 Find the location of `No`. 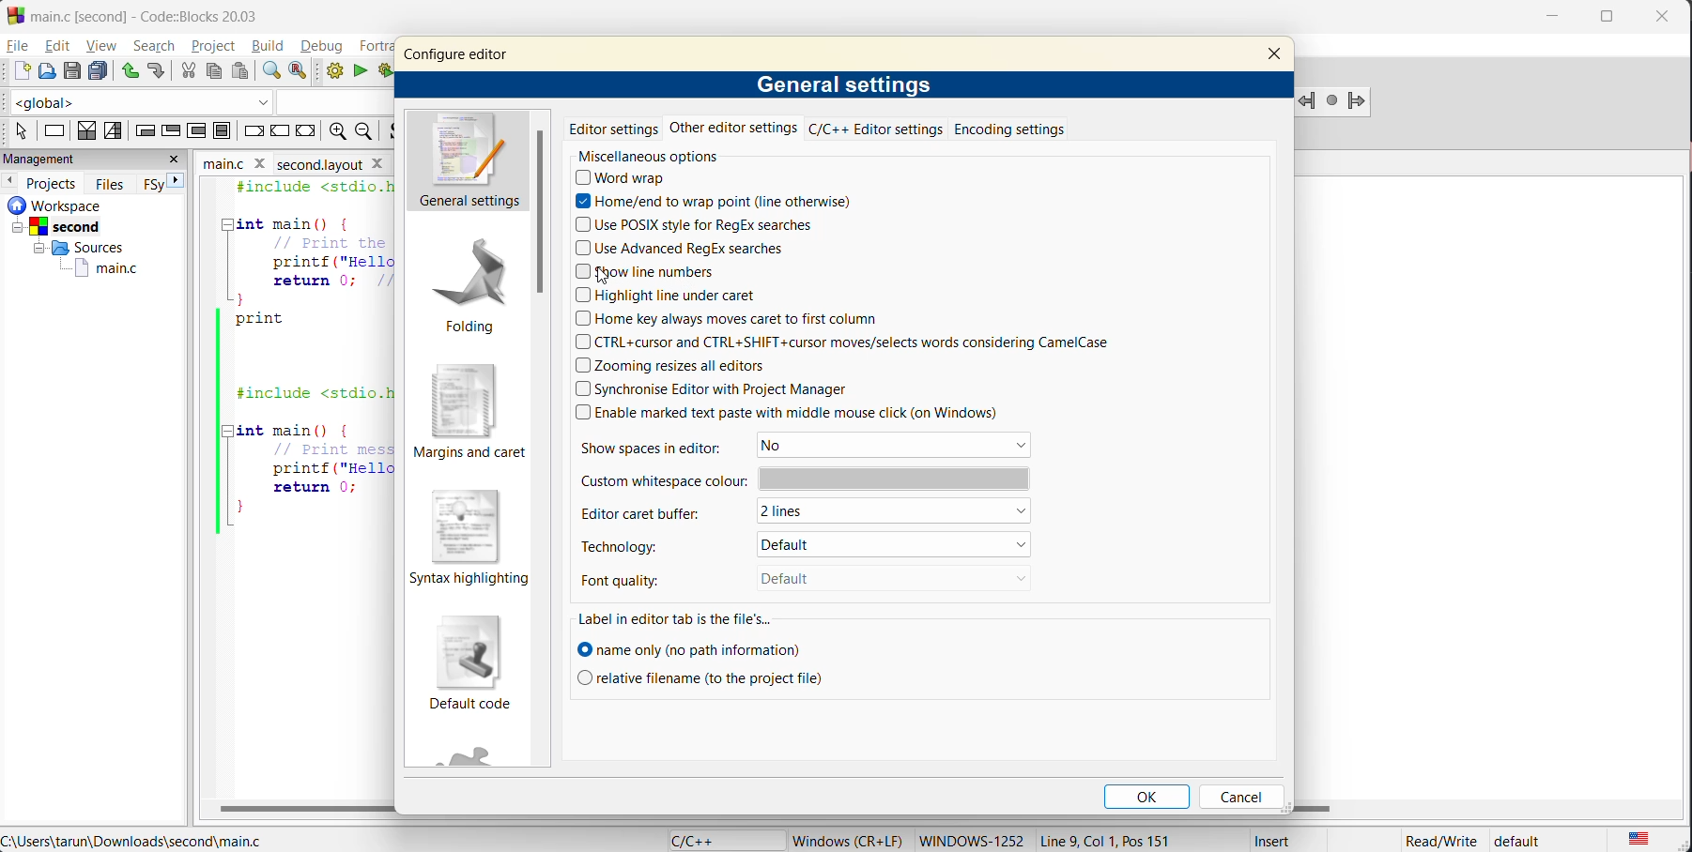

No is located at coordinates (884, 447).